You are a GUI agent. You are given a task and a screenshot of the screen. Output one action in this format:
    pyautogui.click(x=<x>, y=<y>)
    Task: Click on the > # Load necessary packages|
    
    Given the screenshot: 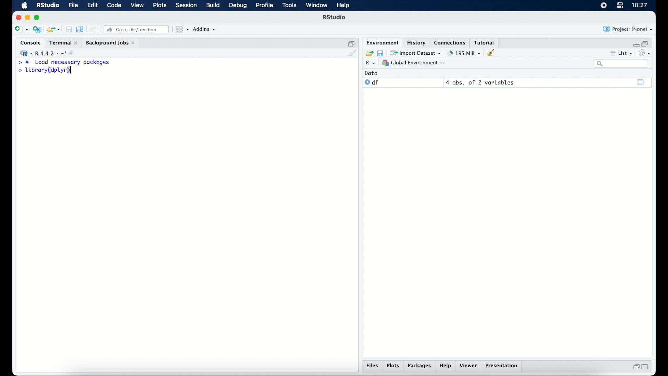 What is the action you would take?
    pyautogui.click(x=64, y=62)
    